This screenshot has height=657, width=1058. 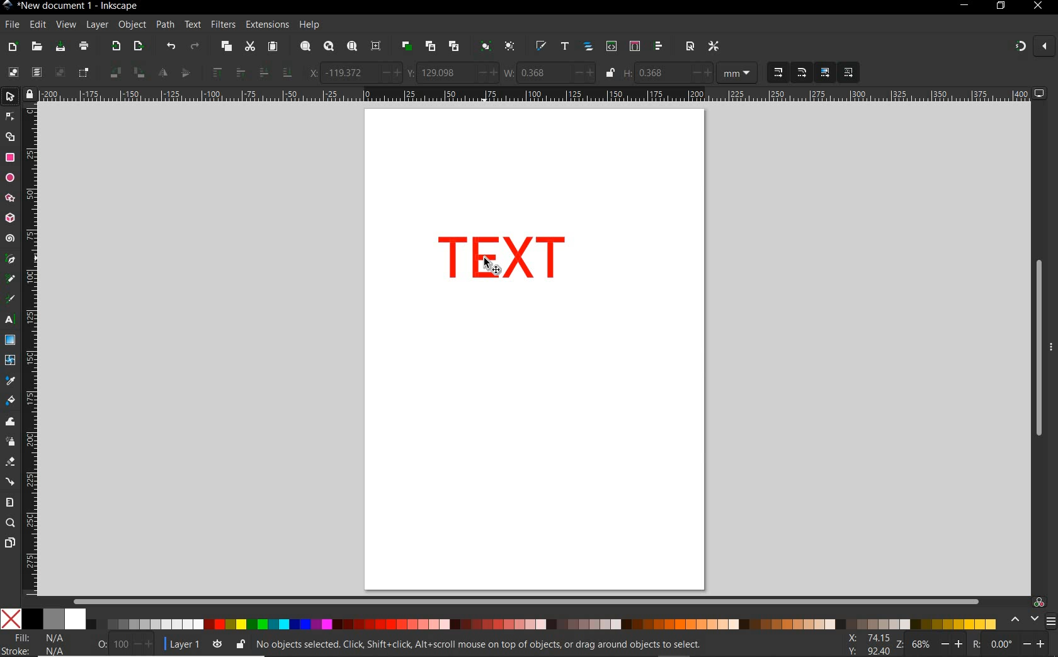 What do you see at coordinates (36, 644) in the screenshot?
I see `FILE & STROKE` at bounding box center [36, 644].